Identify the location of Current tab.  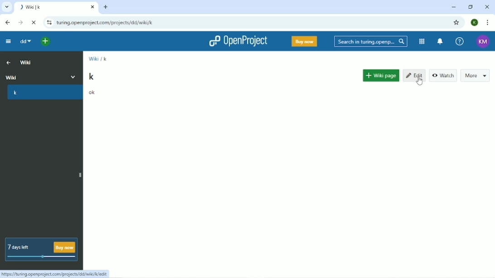
(56, 8).